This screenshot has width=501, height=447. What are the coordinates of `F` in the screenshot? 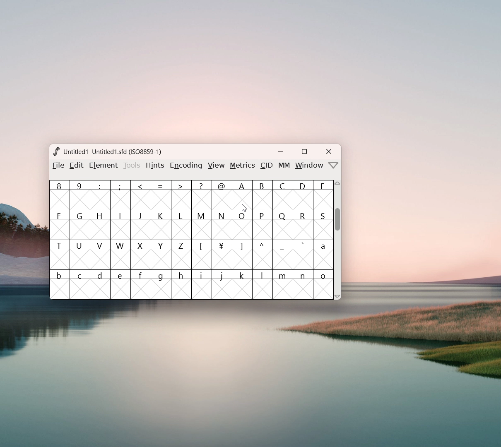 It's located at (60, 225).